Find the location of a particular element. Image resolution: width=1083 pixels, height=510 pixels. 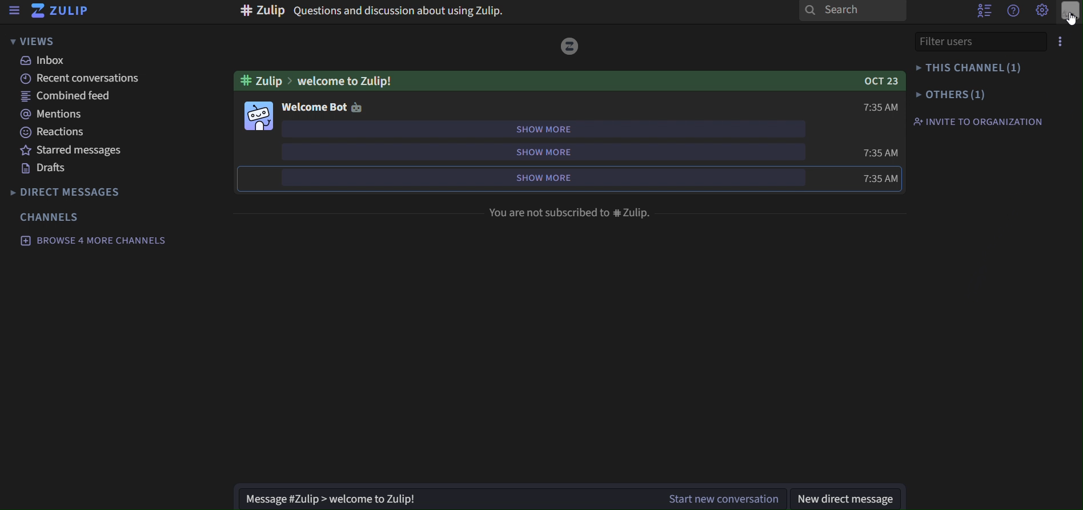

inbox is located at coordinates (87, 60).